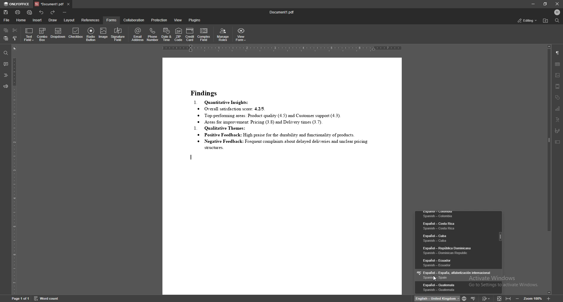  Describe the element at coordinates (58, 34) in the screenshot. I see `dropdown` at that location.